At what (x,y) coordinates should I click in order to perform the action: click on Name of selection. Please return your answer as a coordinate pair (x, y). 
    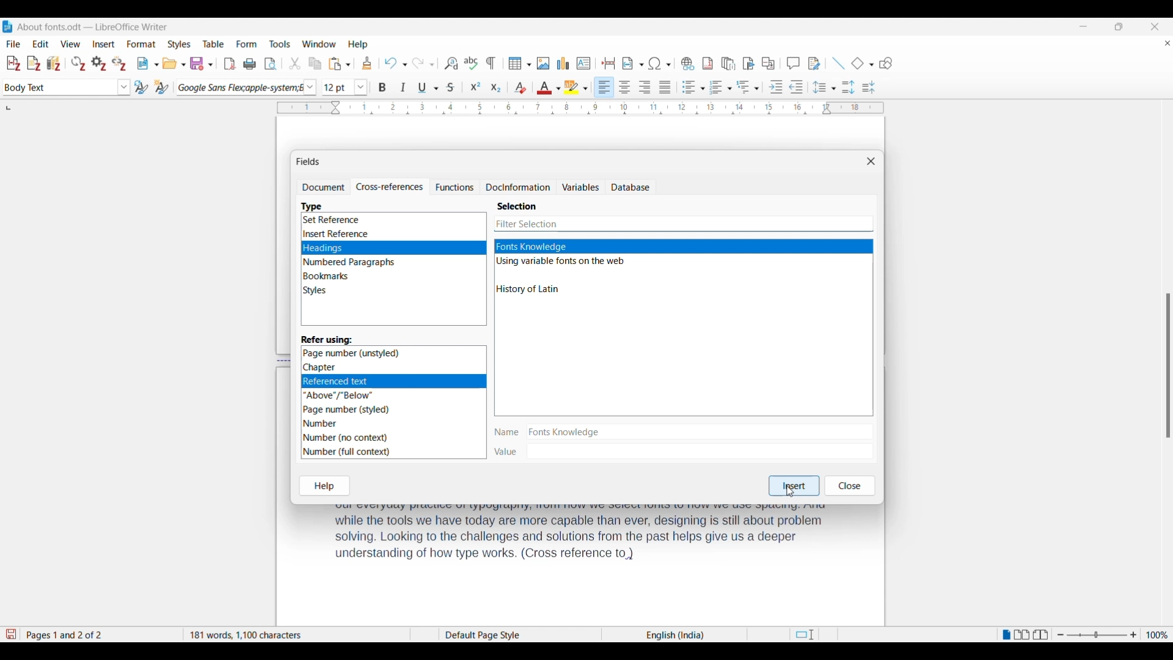
    Looking at the image, I should click on (696, 432).